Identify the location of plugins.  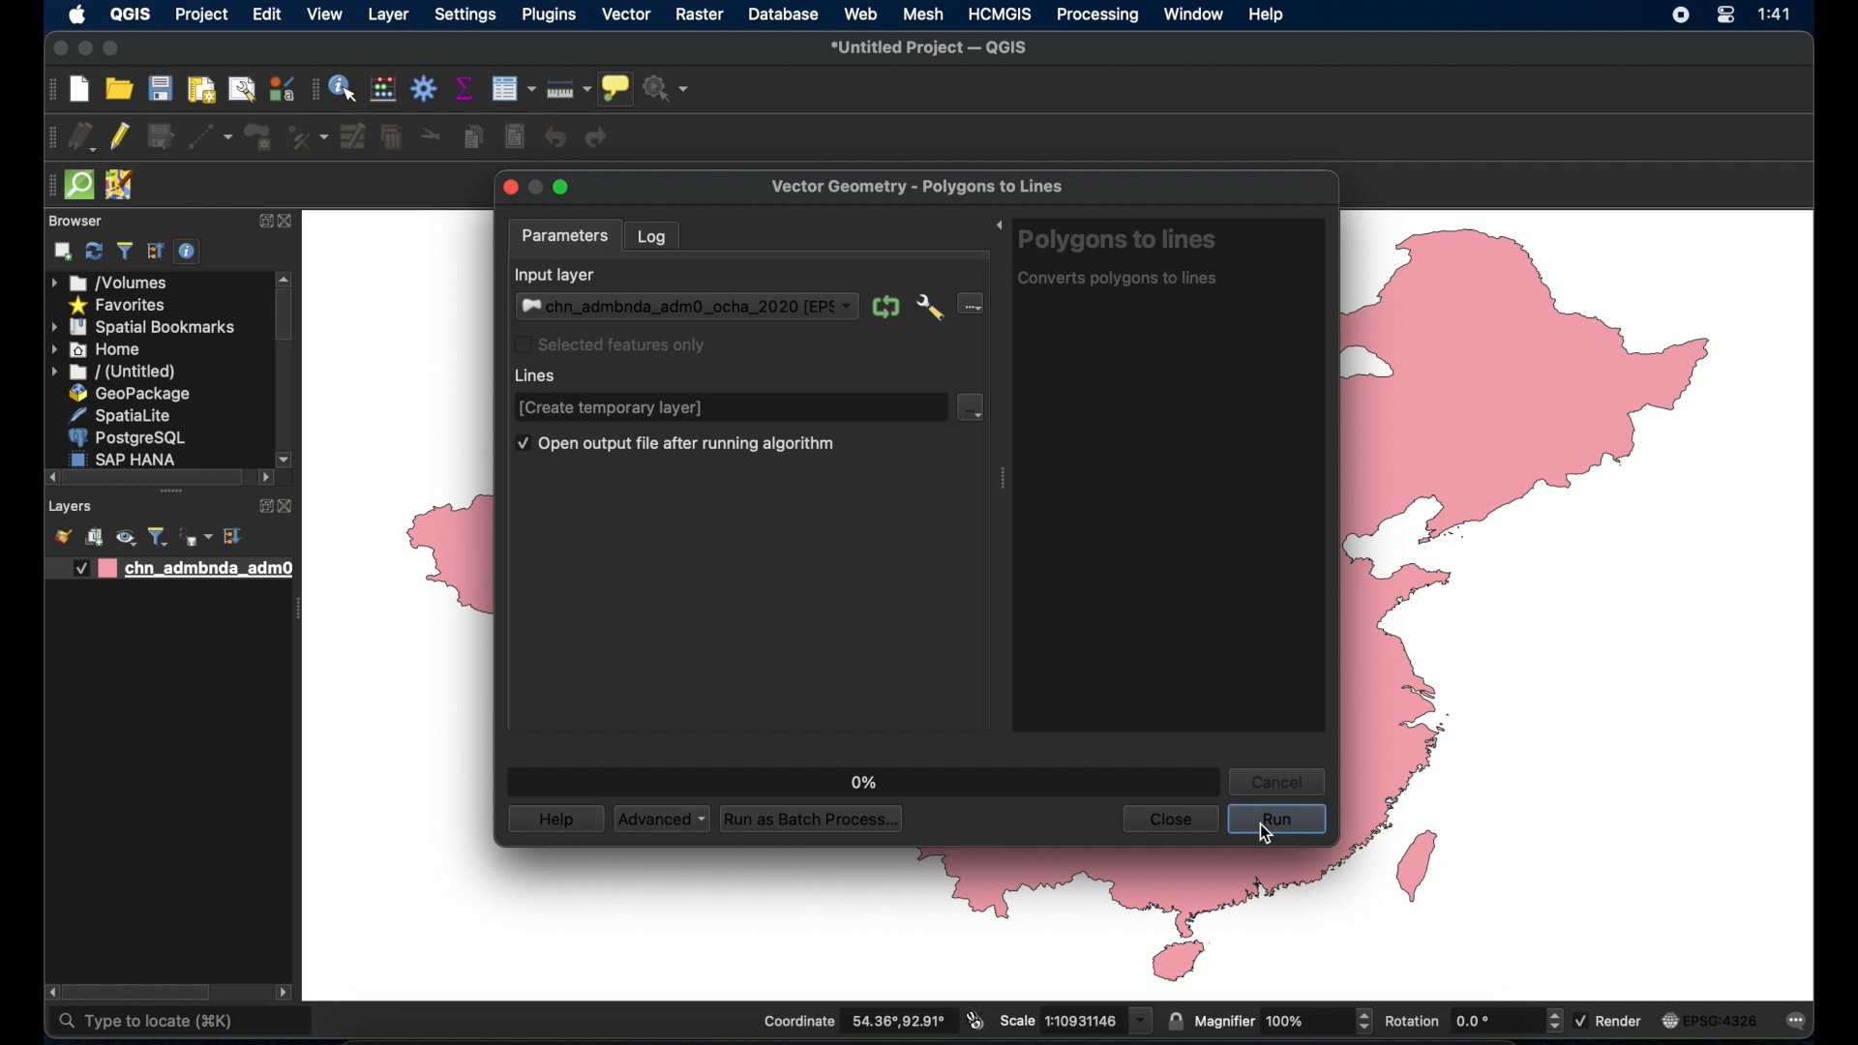
(547, 15).